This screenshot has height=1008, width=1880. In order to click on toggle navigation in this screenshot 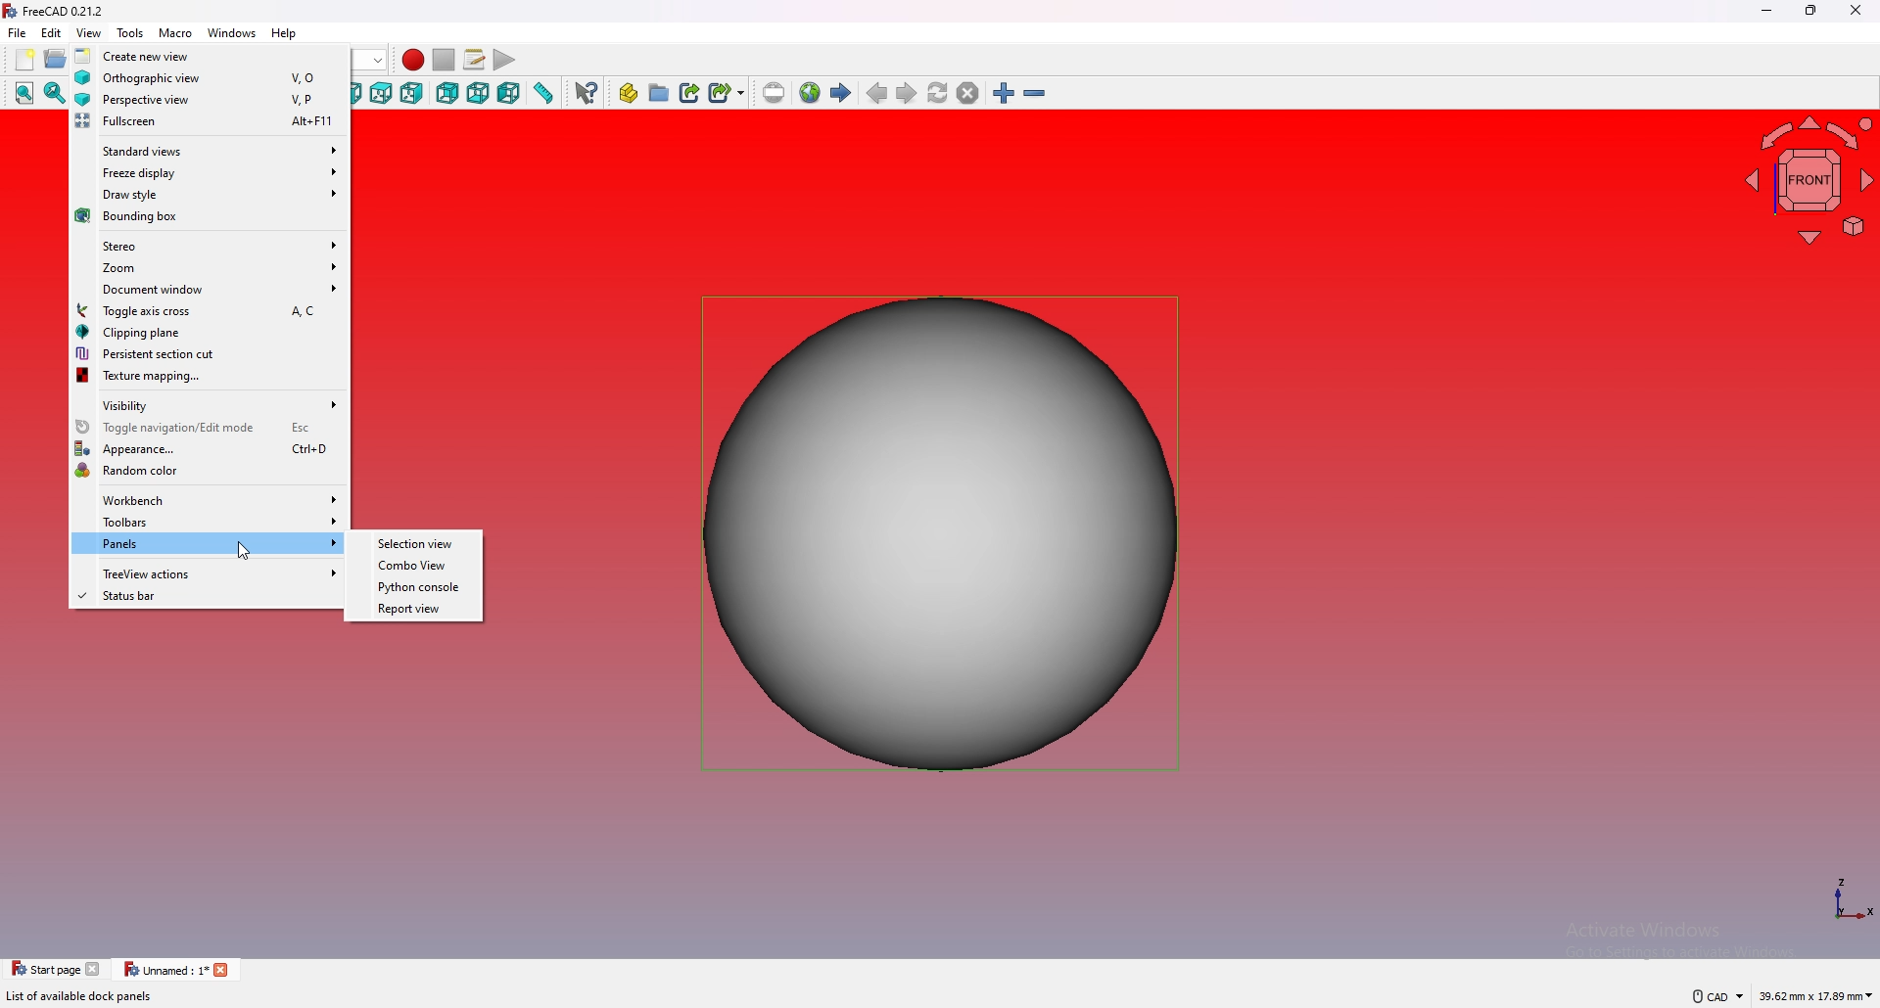, I will do `click(209, 427)`.